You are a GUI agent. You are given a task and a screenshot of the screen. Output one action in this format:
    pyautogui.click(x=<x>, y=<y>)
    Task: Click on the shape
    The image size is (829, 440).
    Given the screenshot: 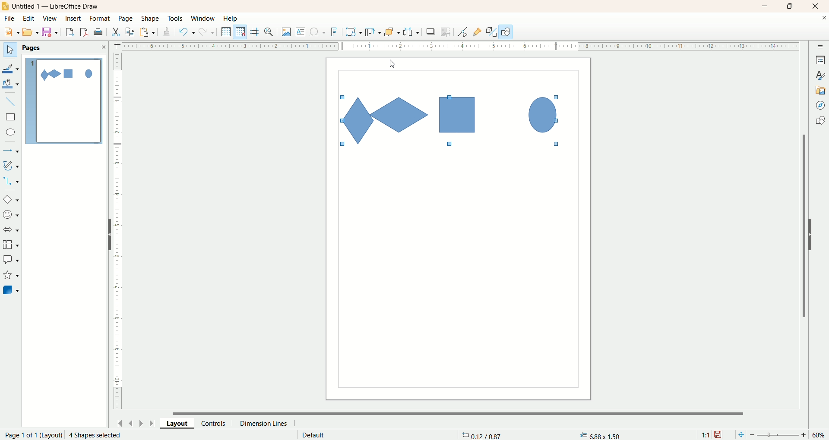 What is the action you would take?
    pyautogui.click(x=151, y=19)
    